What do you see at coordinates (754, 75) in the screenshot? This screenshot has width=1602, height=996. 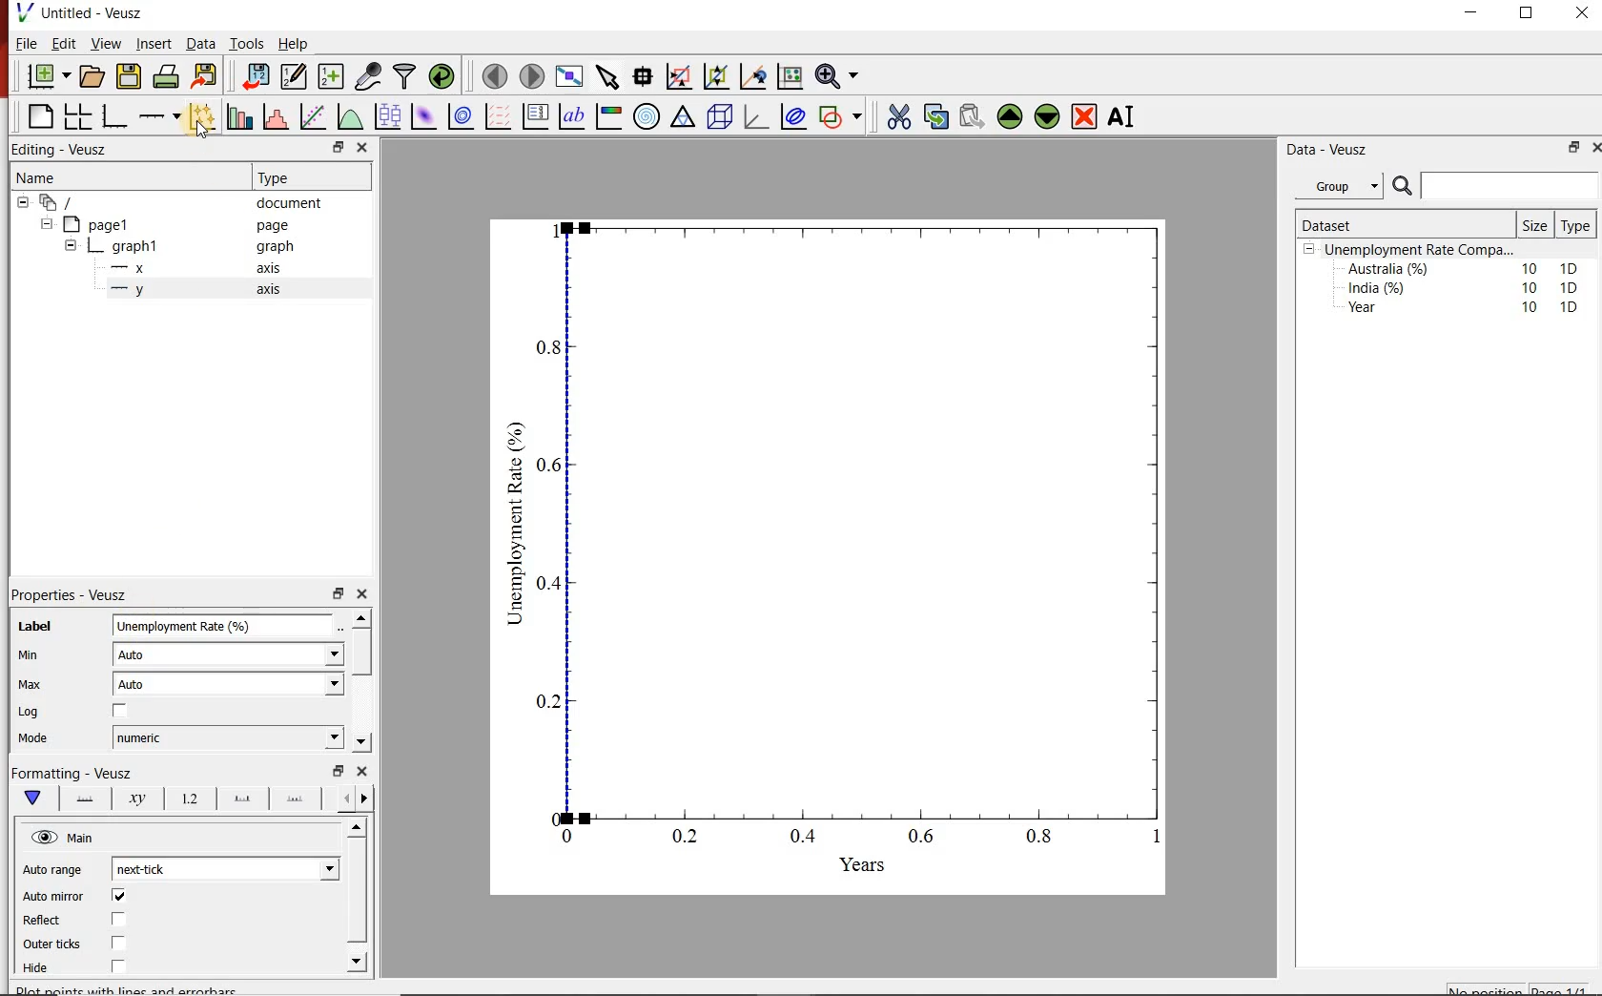 I see `click to recenter graph axes` at bounding box center [754, 75].